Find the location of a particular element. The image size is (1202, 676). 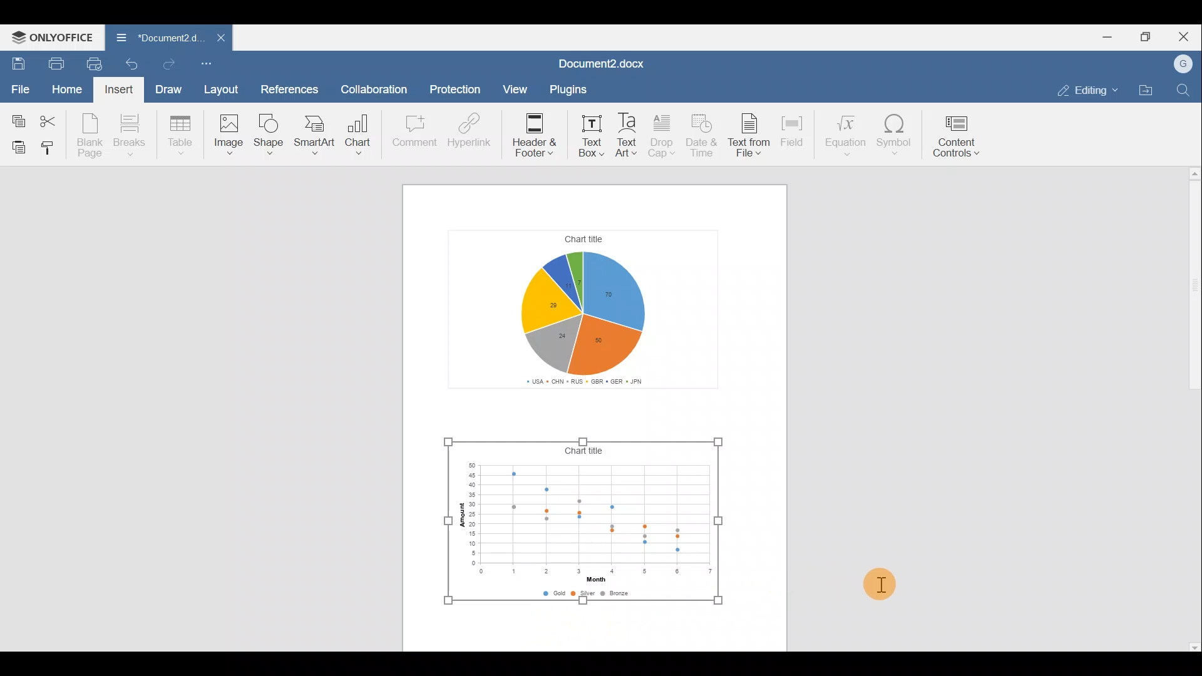

View is located at coordinates (511, 90).